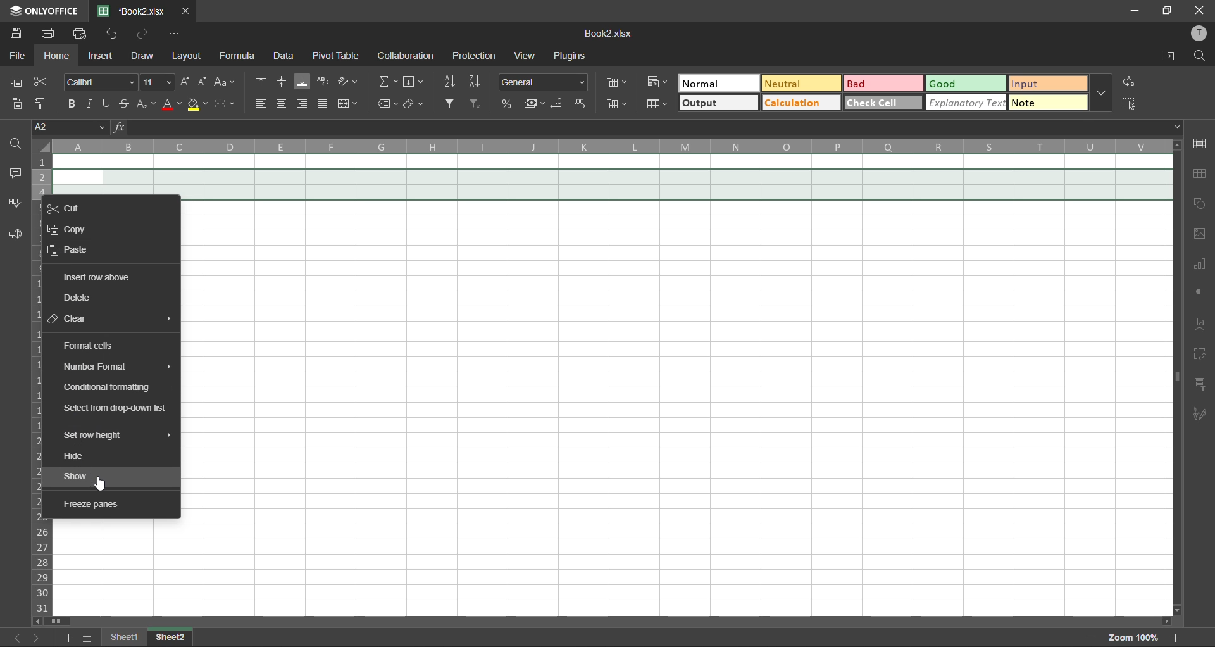  Describe the element at coordinates (1199, 354) in the screenshot. I see `pivot table` at that location.